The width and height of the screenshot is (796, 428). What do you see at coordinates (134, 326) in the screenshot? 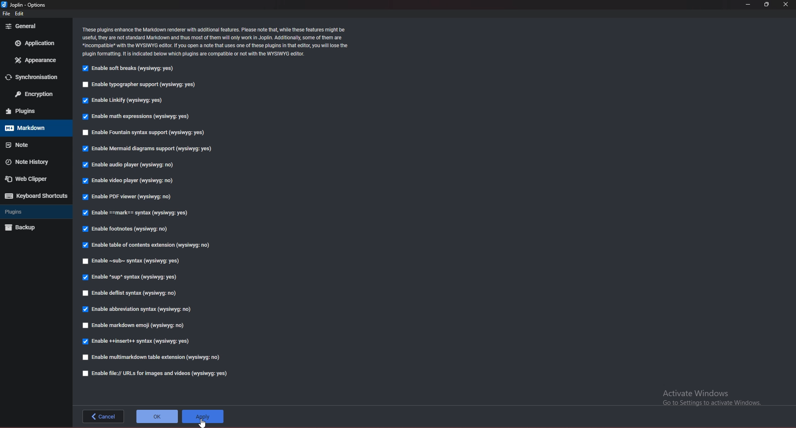
I see `enable markdown emoji` at bounding box center [134, 326].